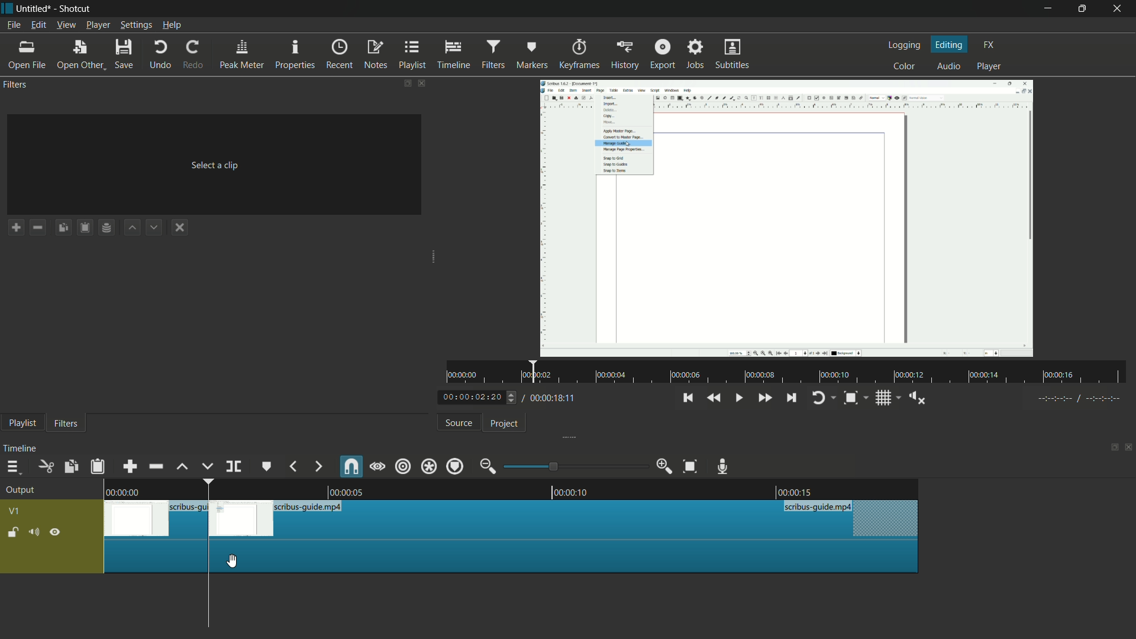  Describe the element at coordinates (487, 466) in the screenshot. I see `zoom out` at that location.